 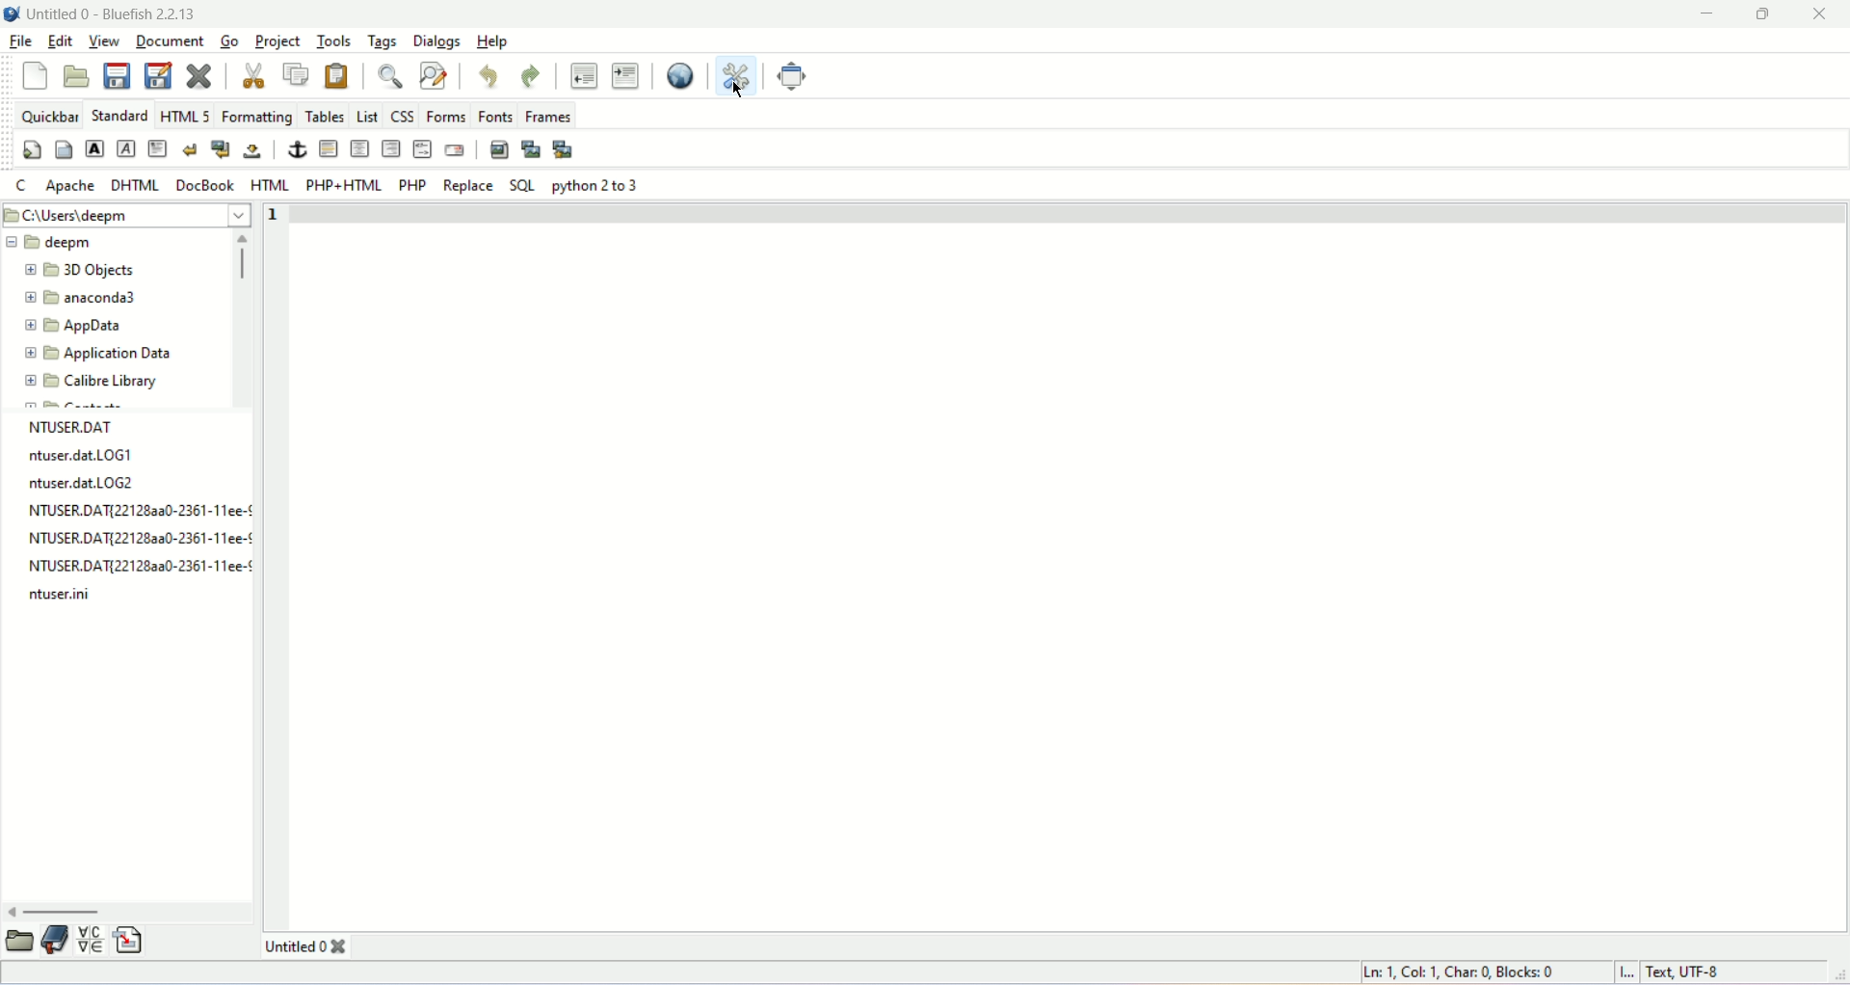 What do you see at coordinates (403, 114) in the screenshot?
I see `CSS` at bounding box center [403, 114].